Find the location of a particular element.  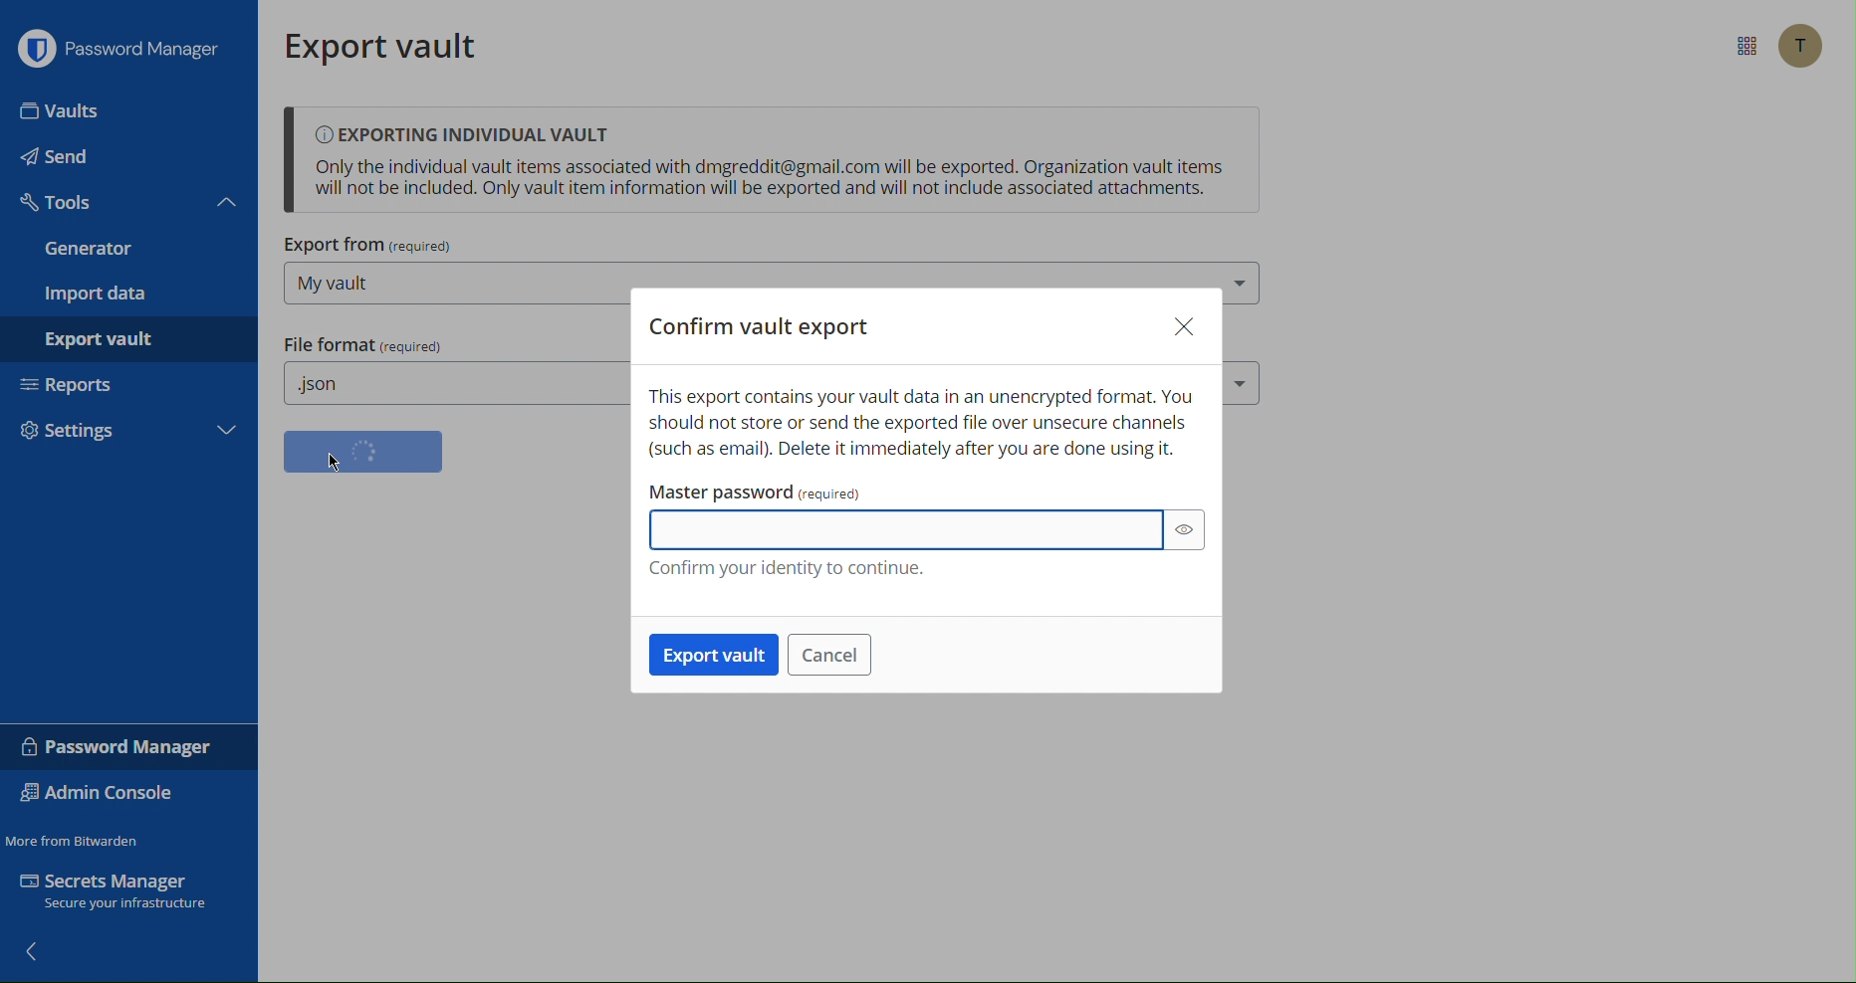

This export contains your vault data in an unencrypted format warning is located at coordinates (926, 422).